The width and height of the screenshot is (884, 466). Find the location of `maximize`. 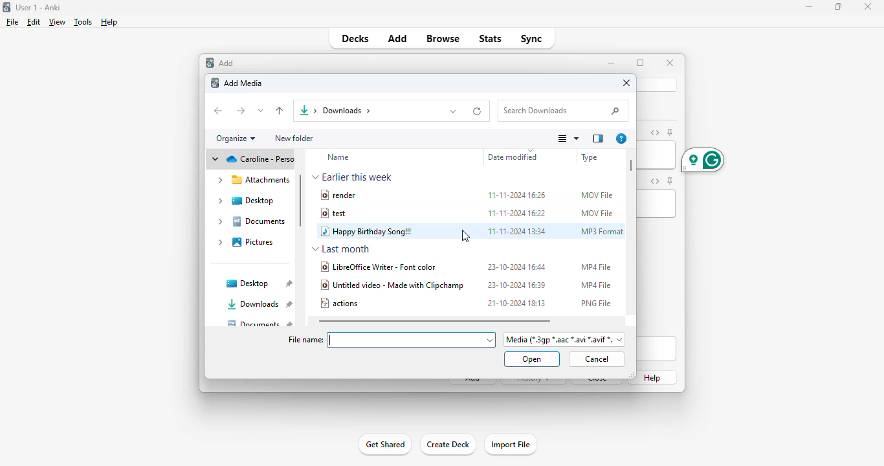

maximize is located at coordinates (640, 63).